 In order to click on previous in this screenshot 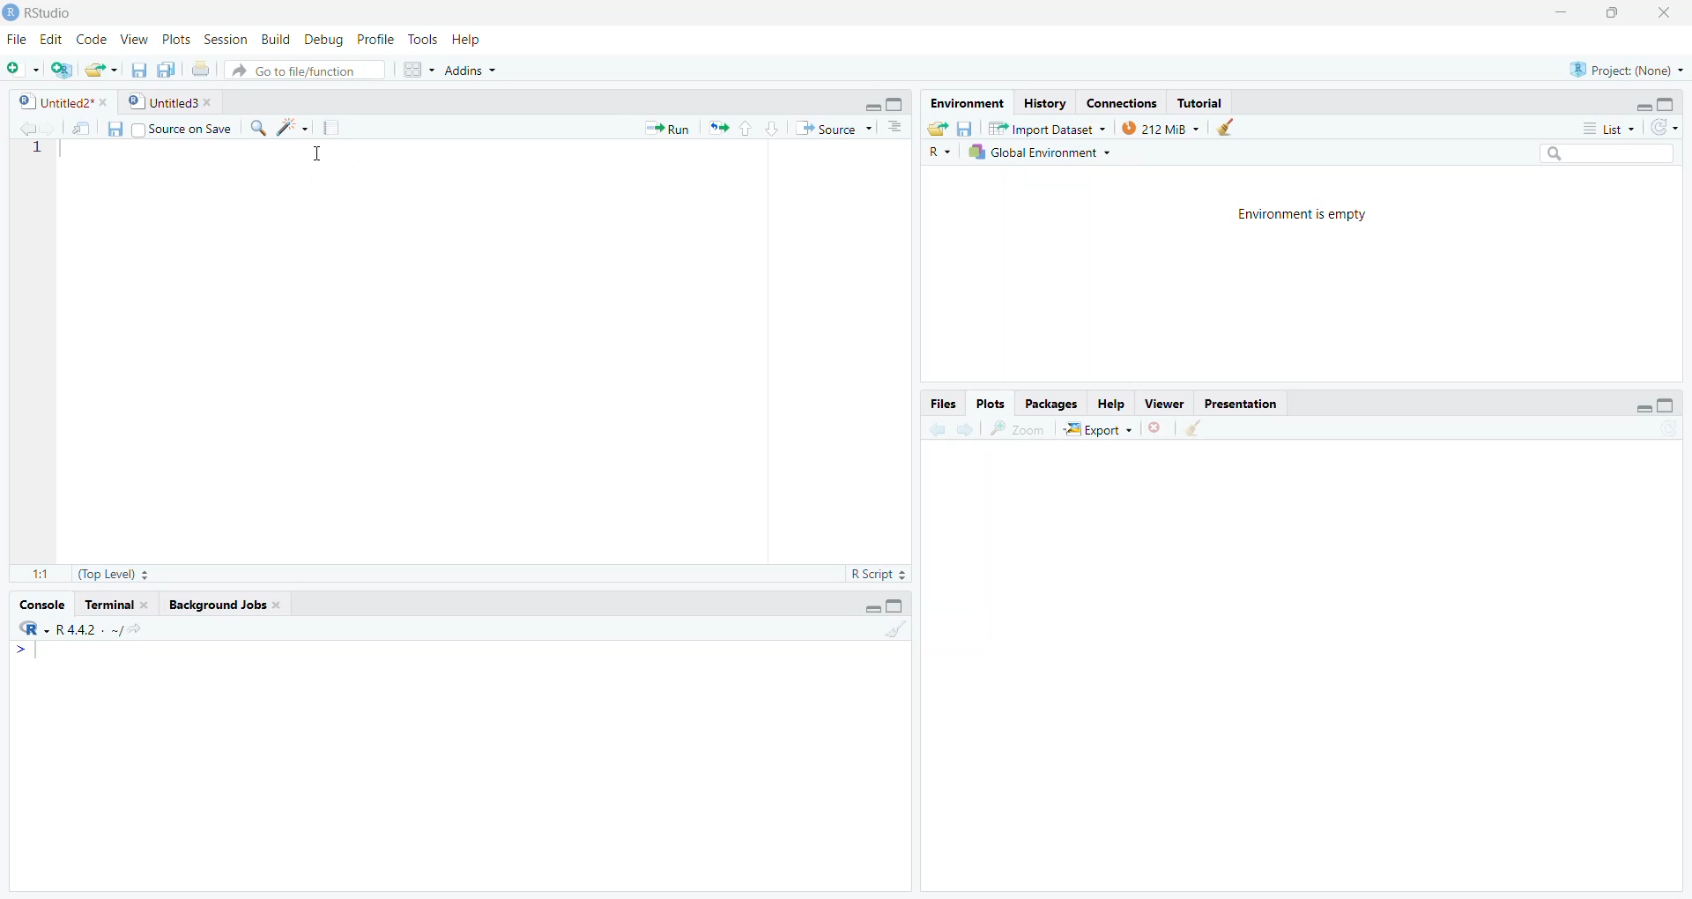, I will do `click(933, 429)`.